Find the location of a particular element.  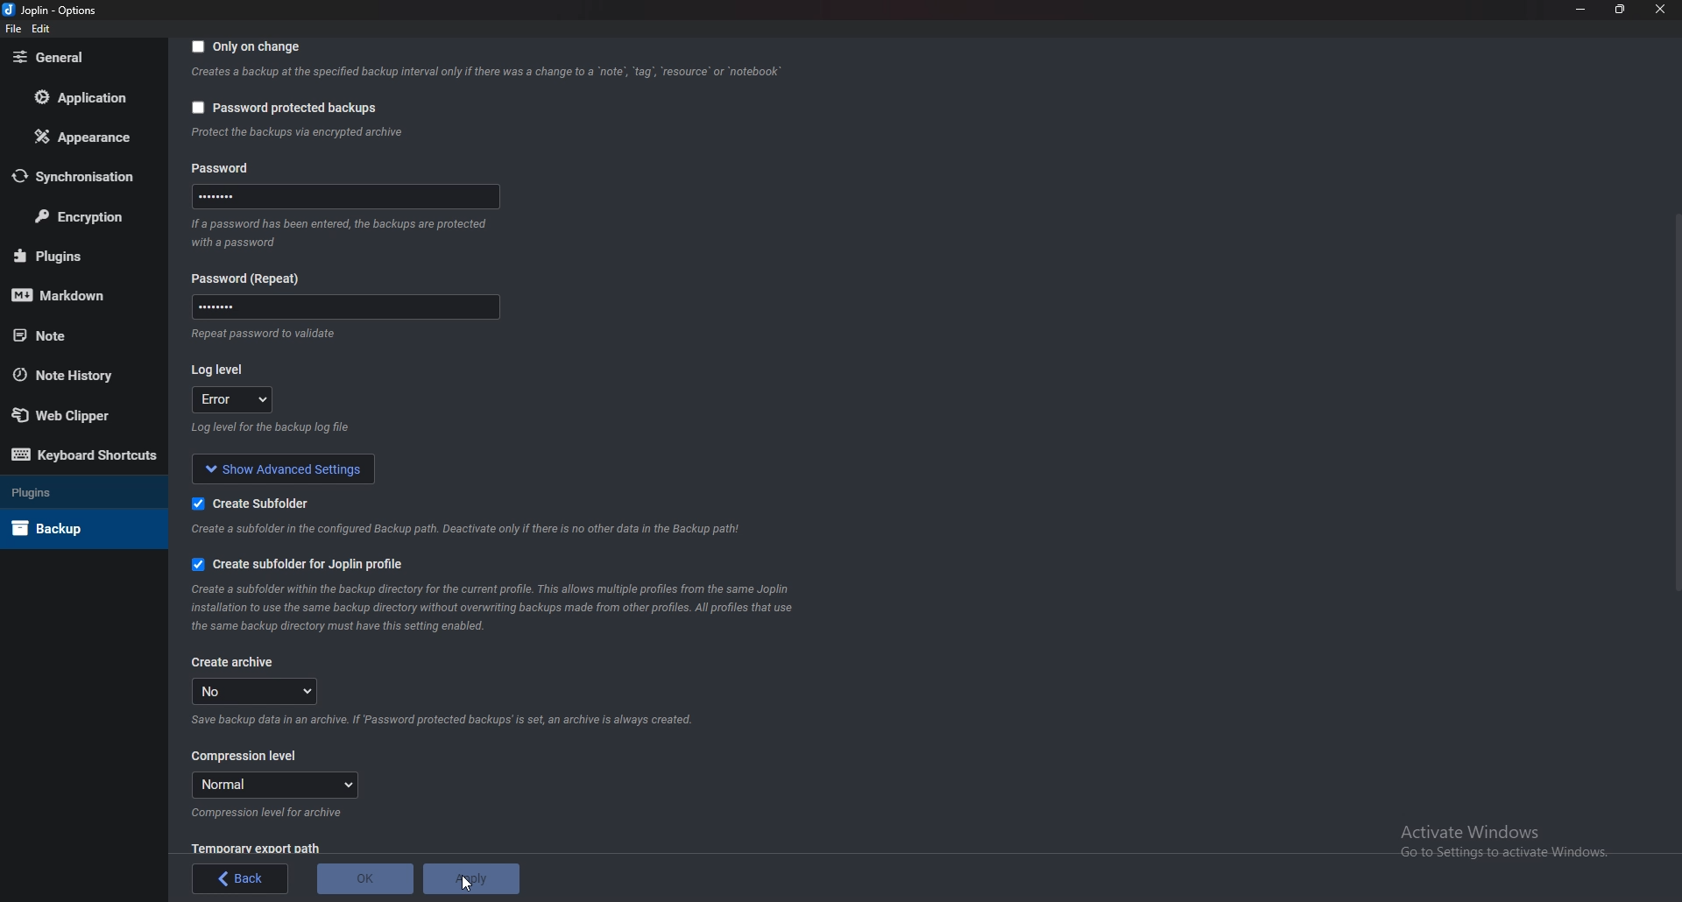

create archive is located at coordinates (234, 662).